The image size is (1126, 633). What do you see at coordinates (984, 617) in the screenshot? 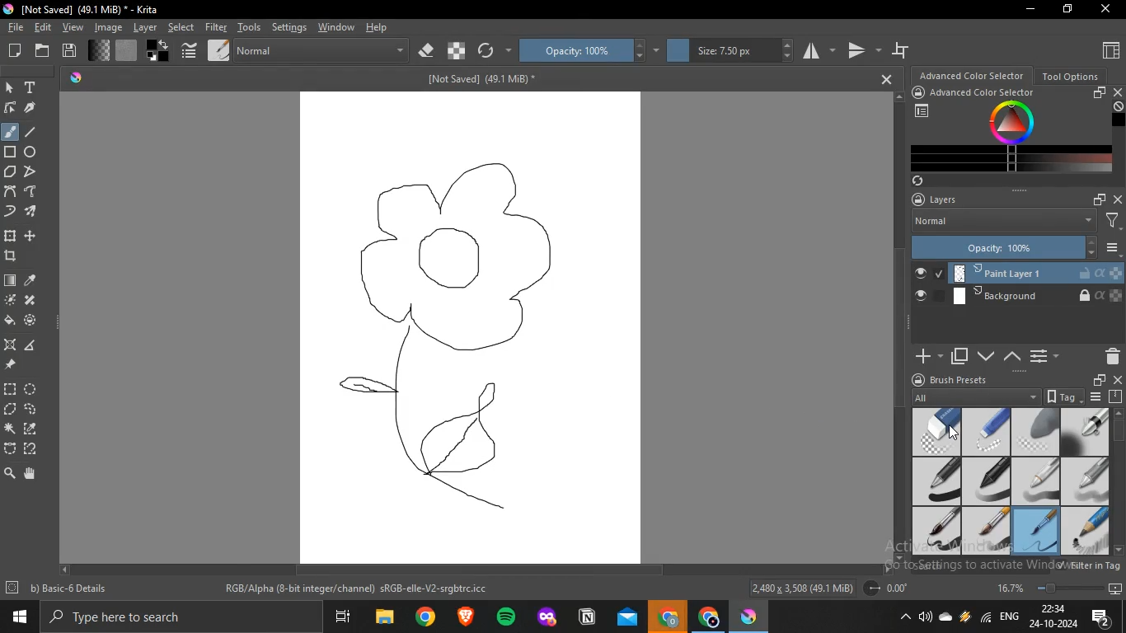
I see `Network` at bounding box center [984, 617].